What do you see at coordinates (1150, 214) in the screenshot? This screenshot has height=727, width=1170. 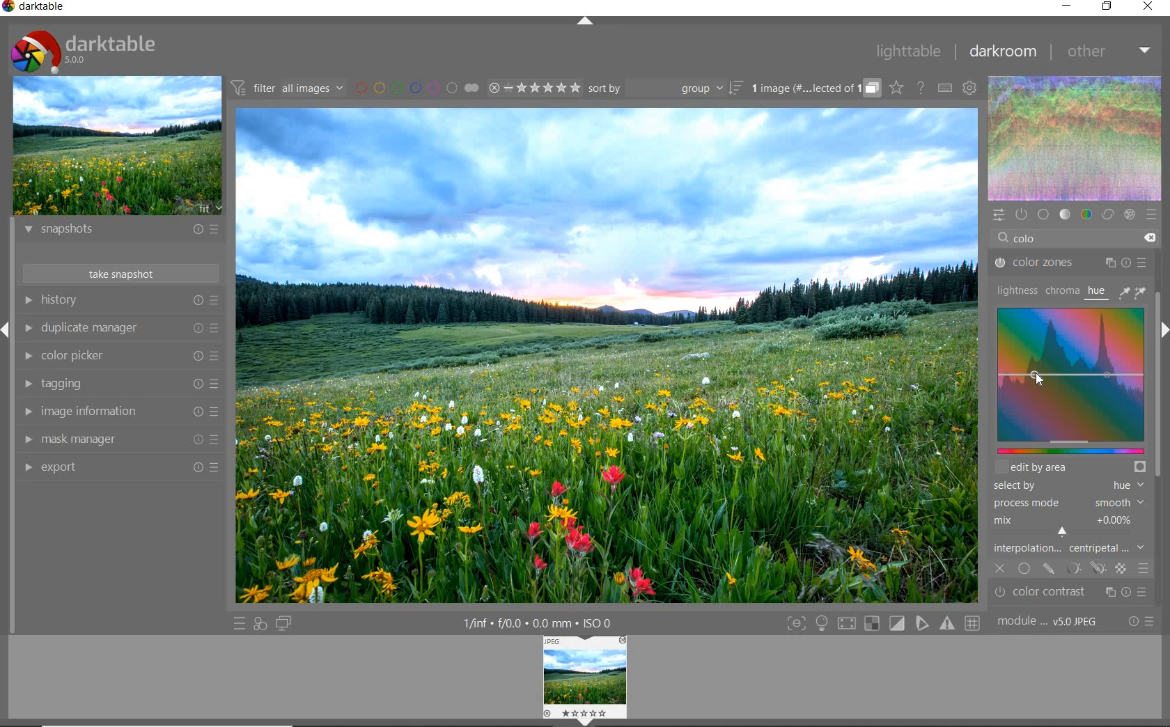 I see `presets` at bounding box center [1150, 214].